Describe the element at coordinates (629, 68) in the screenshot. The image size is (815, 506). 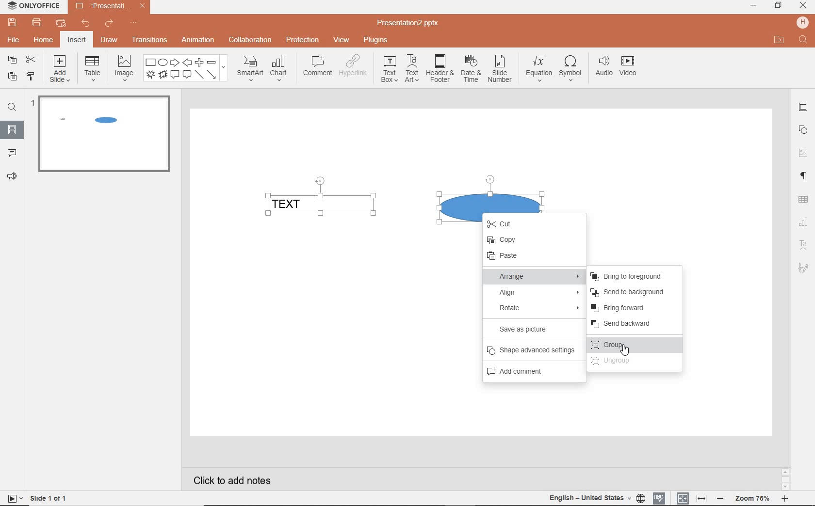
I see `video` at that location.